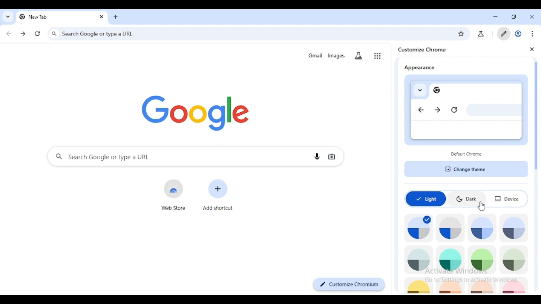 The width and height of the screenshot is (541, 304). What do you see at coordinates (418, 228) in the screenshot?
I see `default color` at bounding box center [418, 228].